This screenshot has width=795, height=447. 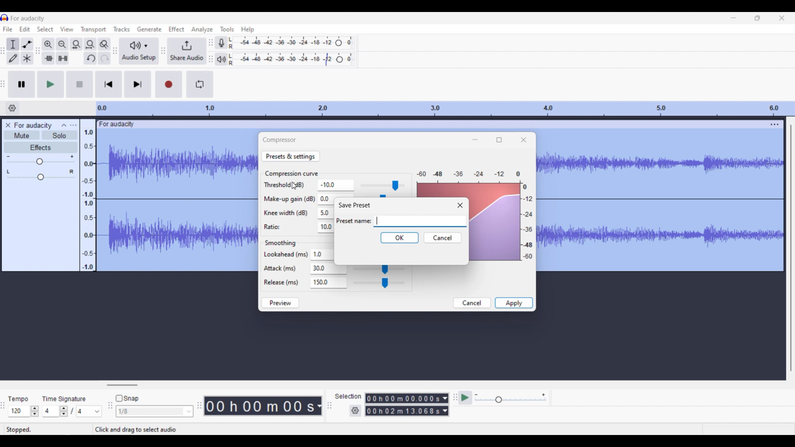 What do you see at coordinates (90, 44) in the screenshot?
I see `Fit project to width` at bounding box center [90, 44].